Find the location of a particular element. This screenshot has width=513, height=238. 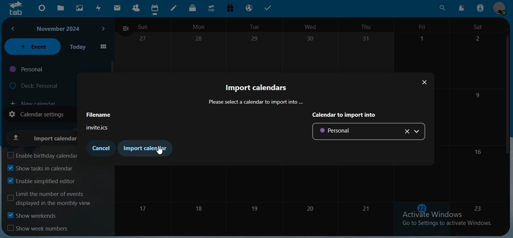

icon is located at coordinates (16, 10).